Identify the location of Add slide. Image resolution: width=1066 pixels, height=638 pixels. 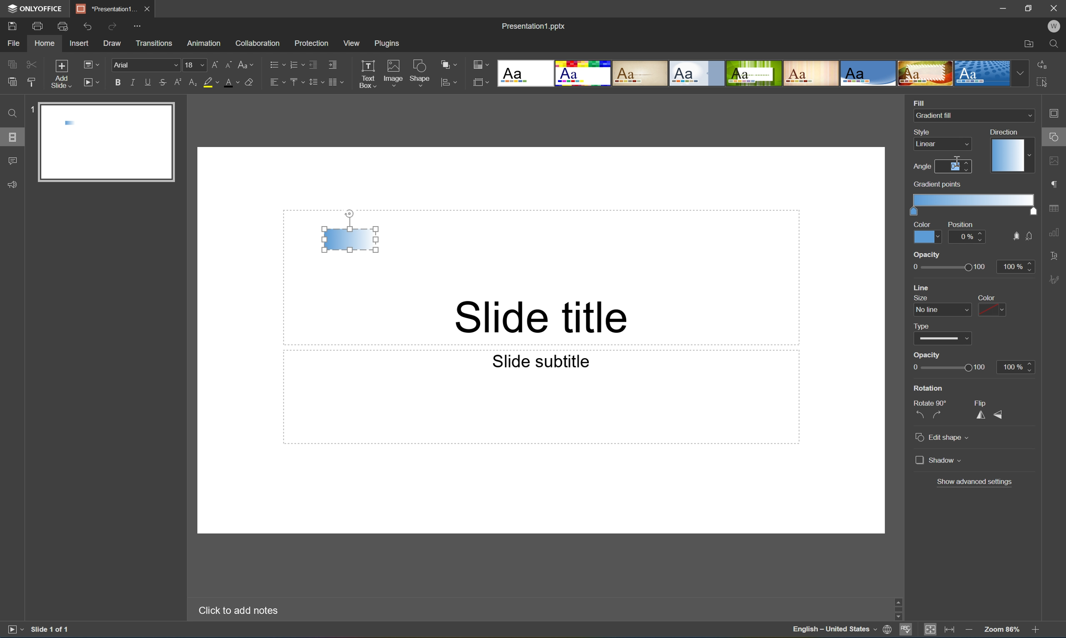
(59, 74).